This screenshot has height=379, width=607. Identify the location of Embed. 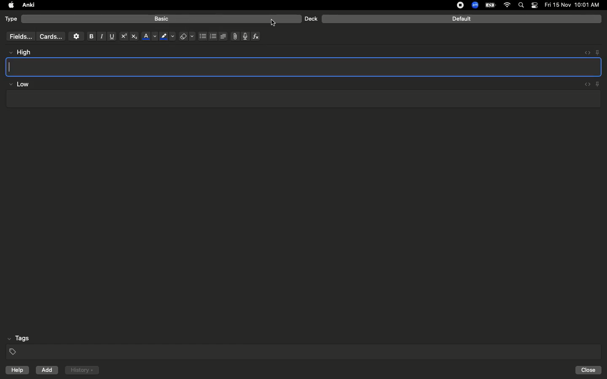
(585, 53).